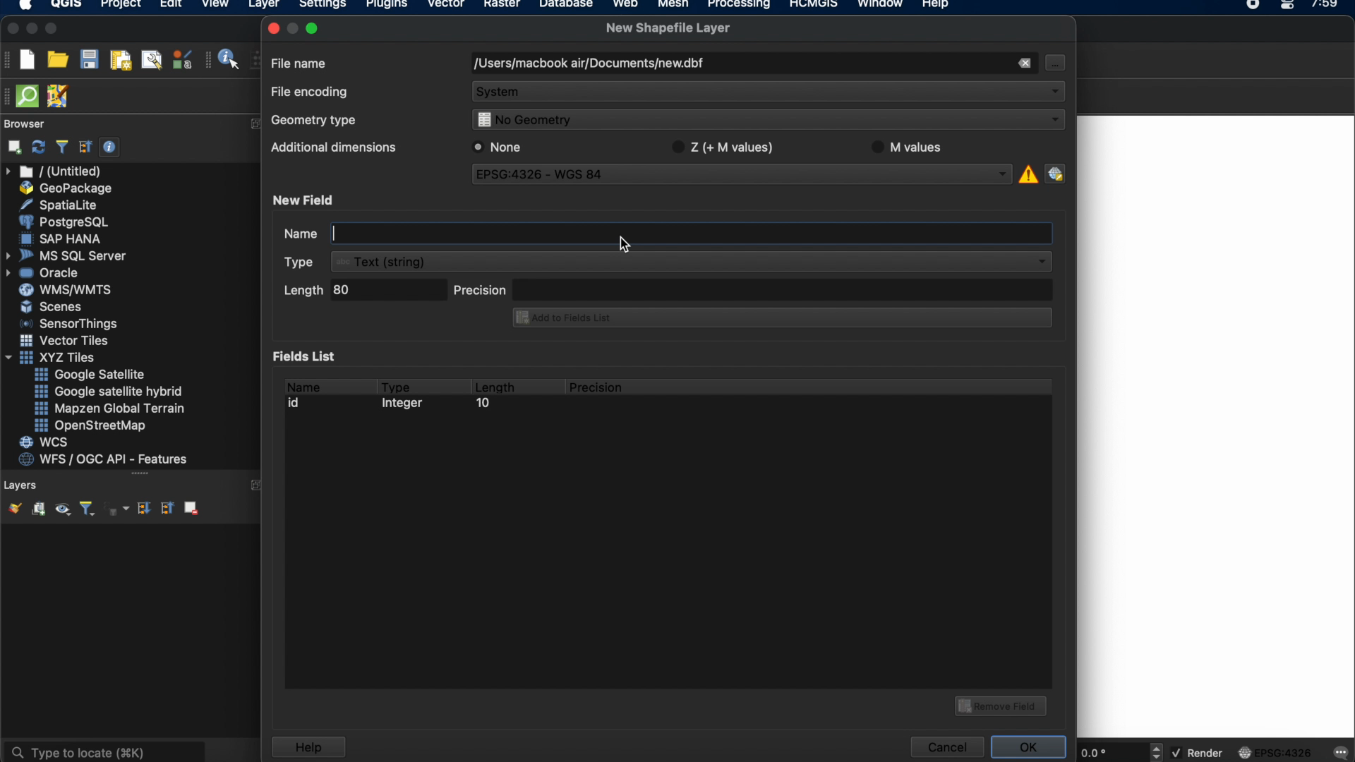 The image size is (1355, 762). I want to click on window, so click(883, 6).